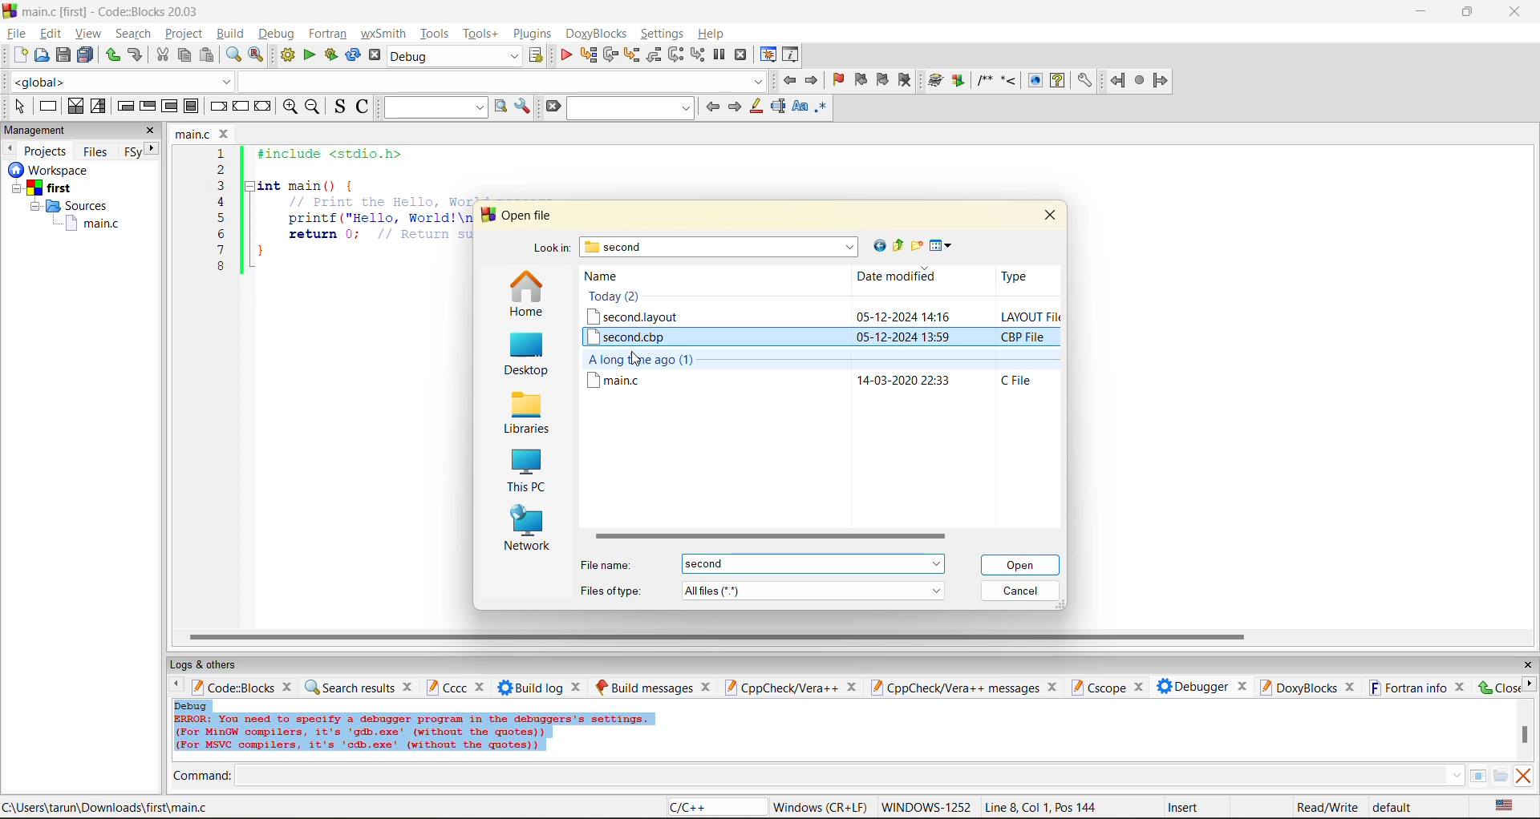 This screenshot has height=819, width=1540. I want to click on stop debugger, so click(741, 55).